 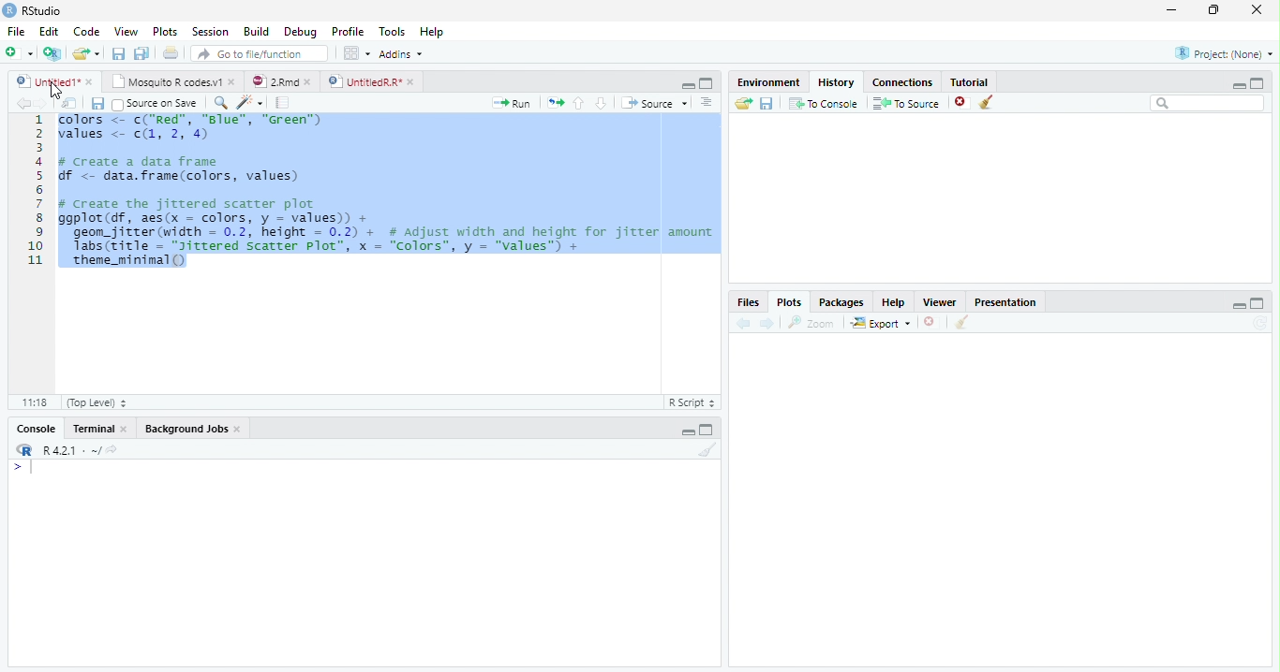 What do you see at coordinates (210, 31) in the screenshot?
I see `Session` at bounding box center [210, 31].